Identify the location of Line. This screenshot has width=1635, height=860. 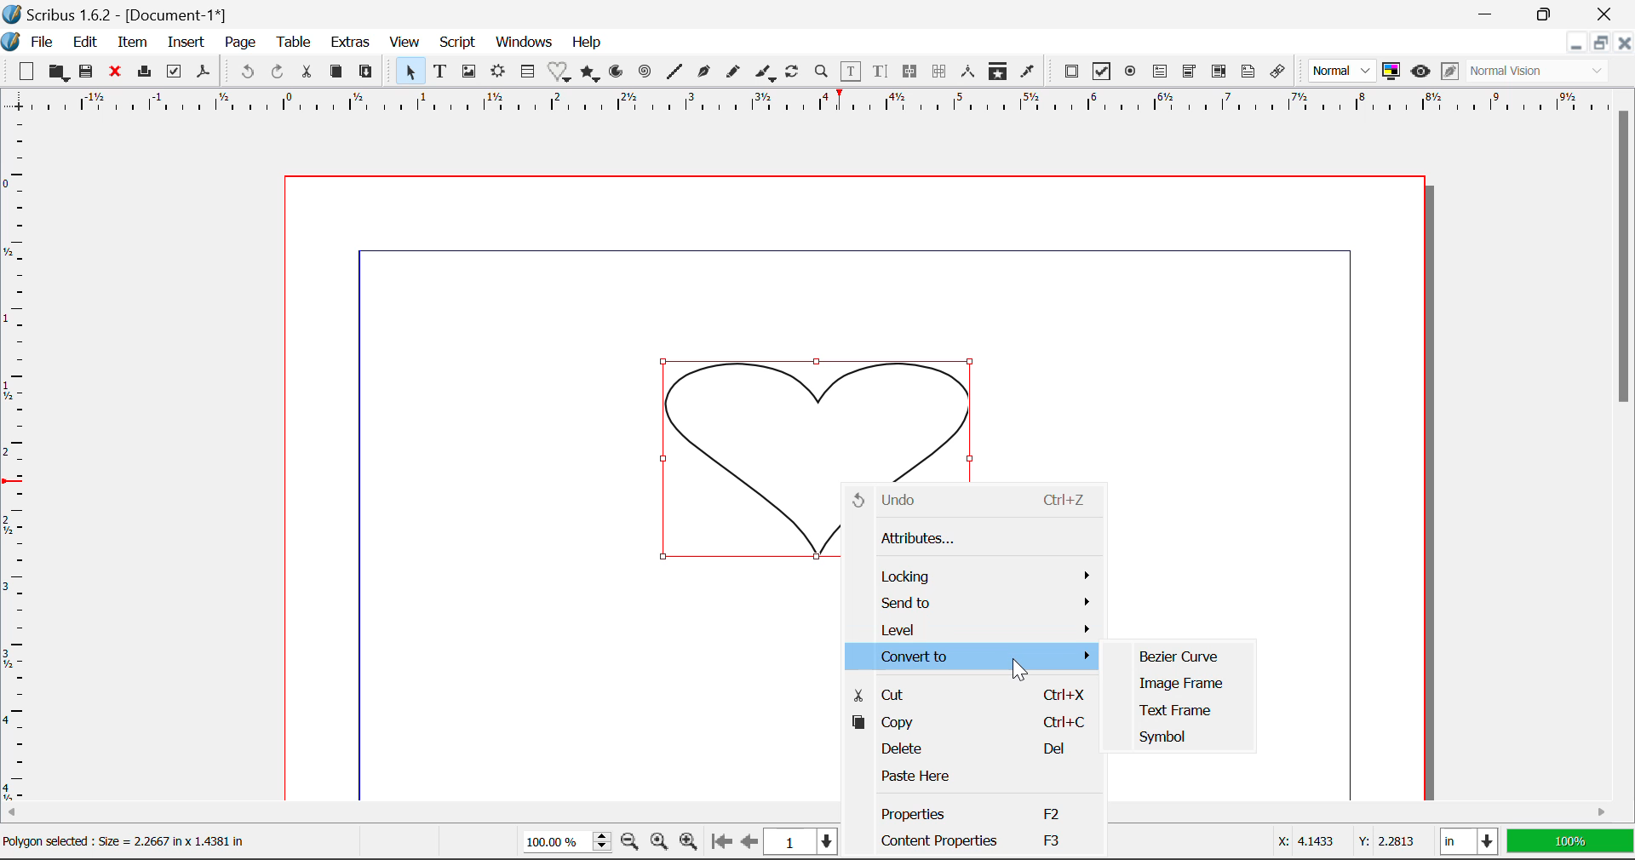
(676, 72).